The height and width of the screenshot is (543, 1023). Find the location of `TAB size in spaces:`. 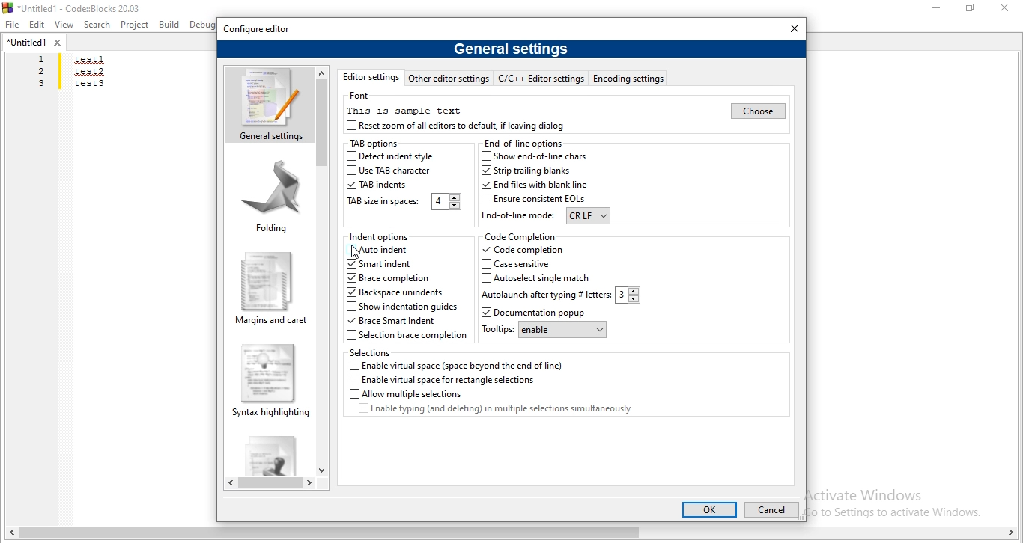

TAB size in spaces: is located at coordinates (402, 202).